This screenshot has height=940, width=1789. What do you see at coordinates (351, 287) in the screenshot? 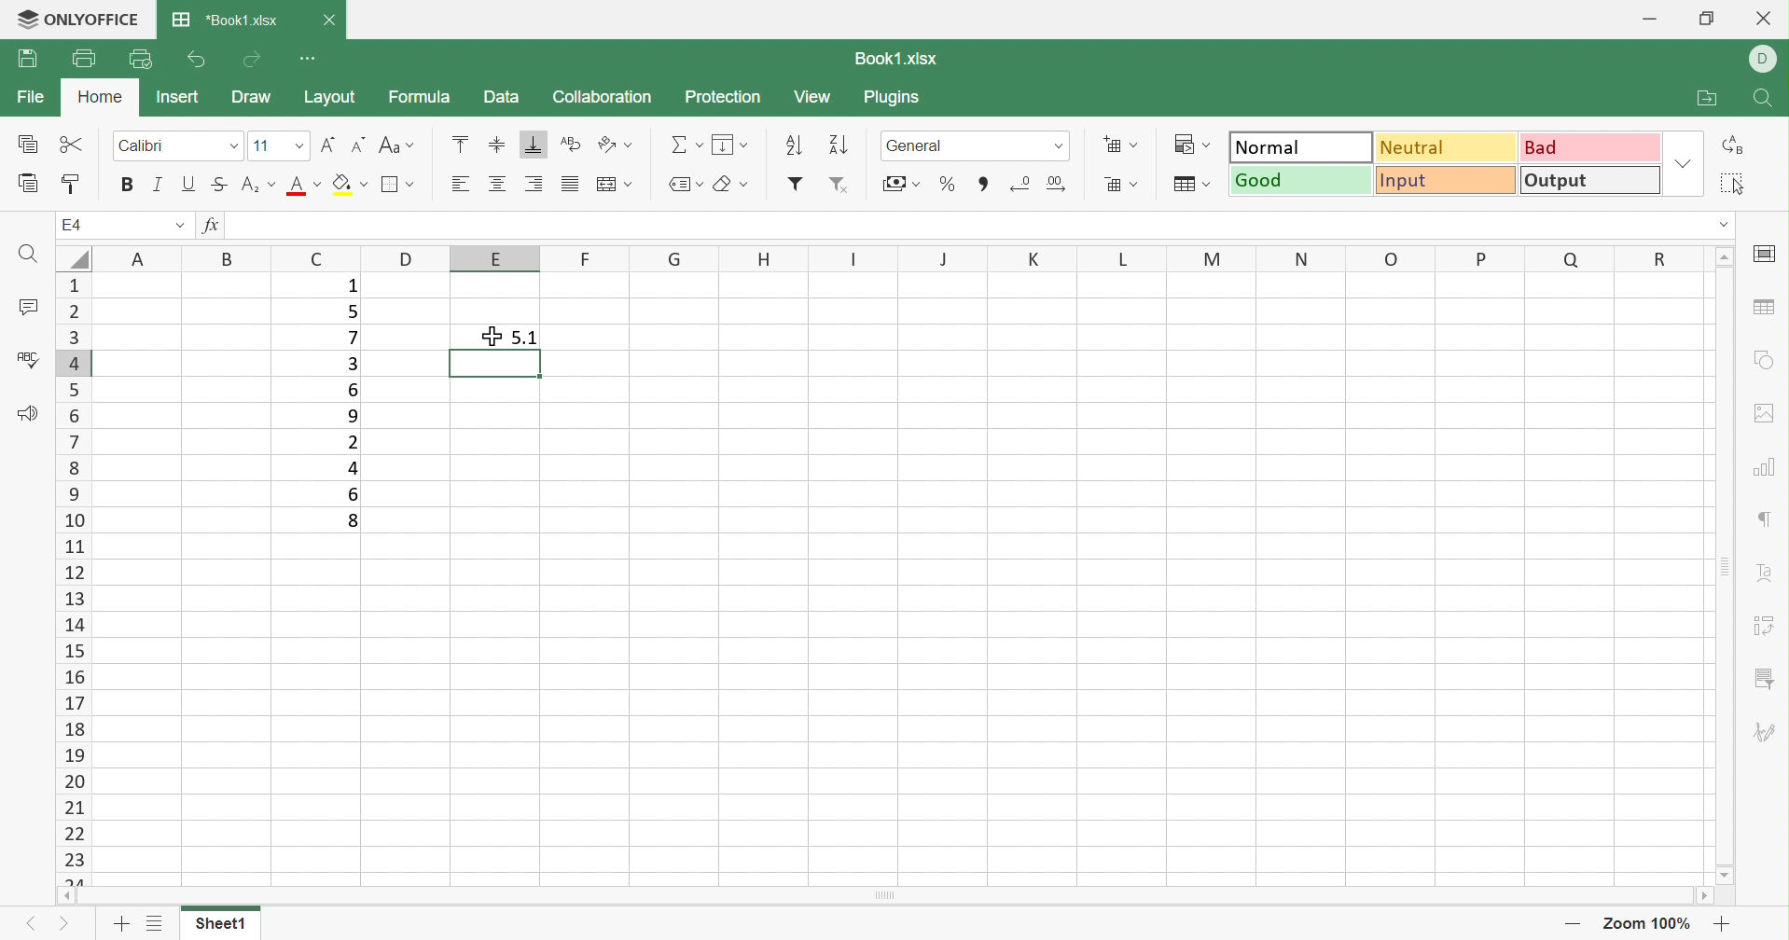
I see `1` at bounding box center [351, 287].